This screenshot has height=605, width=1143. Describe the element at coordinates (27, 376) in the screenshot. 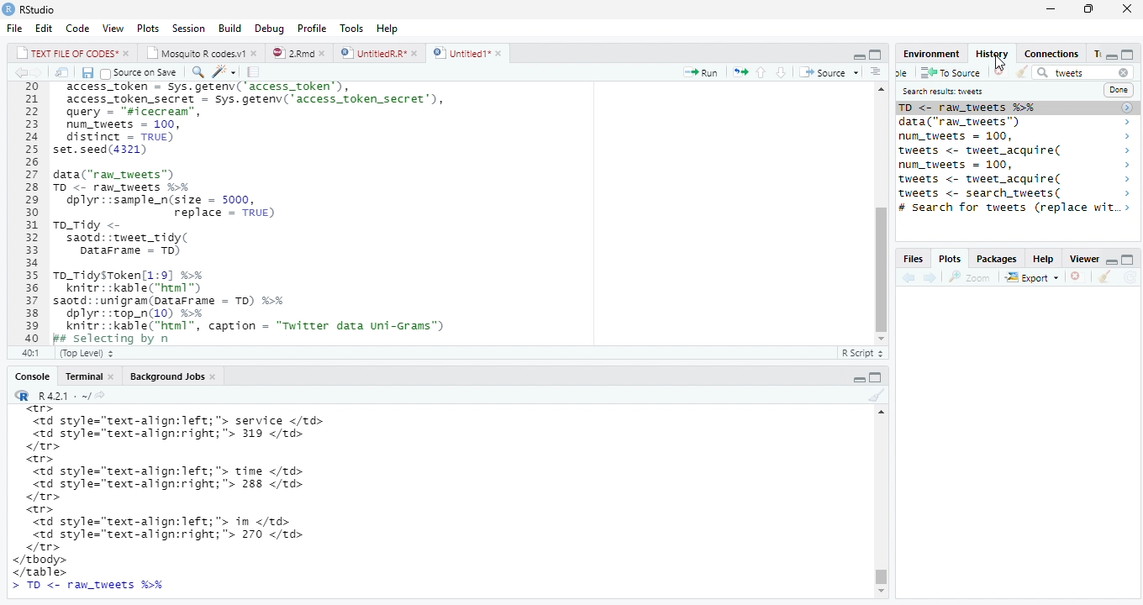

I see `Console` at that location.